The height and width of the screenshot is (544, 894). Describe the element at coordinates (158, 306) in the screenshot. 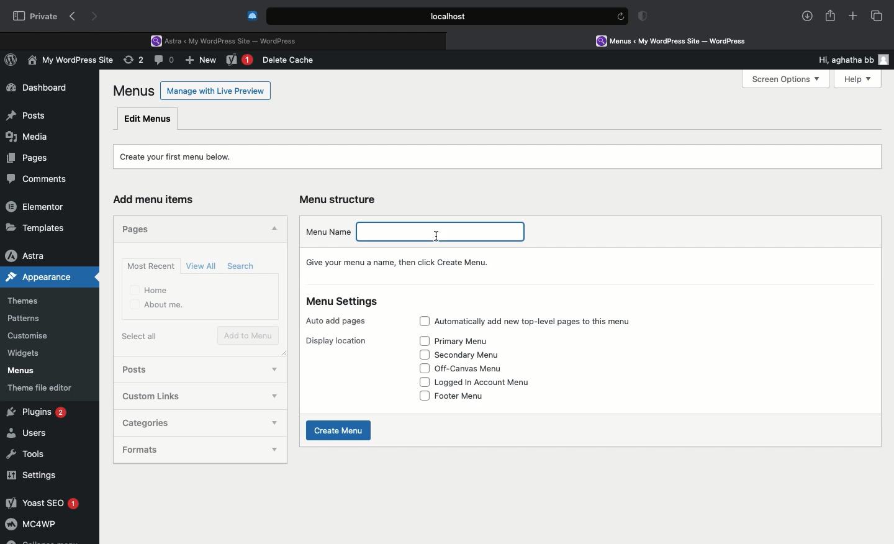

I see `About me` at that location.